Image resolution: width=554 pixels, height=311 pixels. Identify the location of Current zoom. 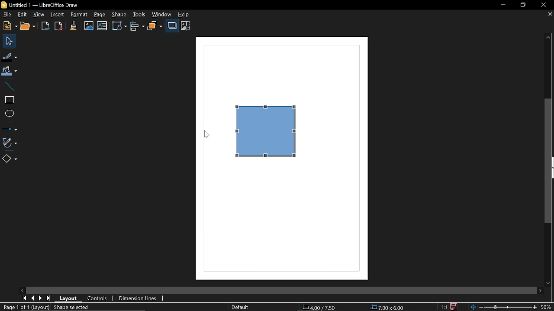
(548, 307).